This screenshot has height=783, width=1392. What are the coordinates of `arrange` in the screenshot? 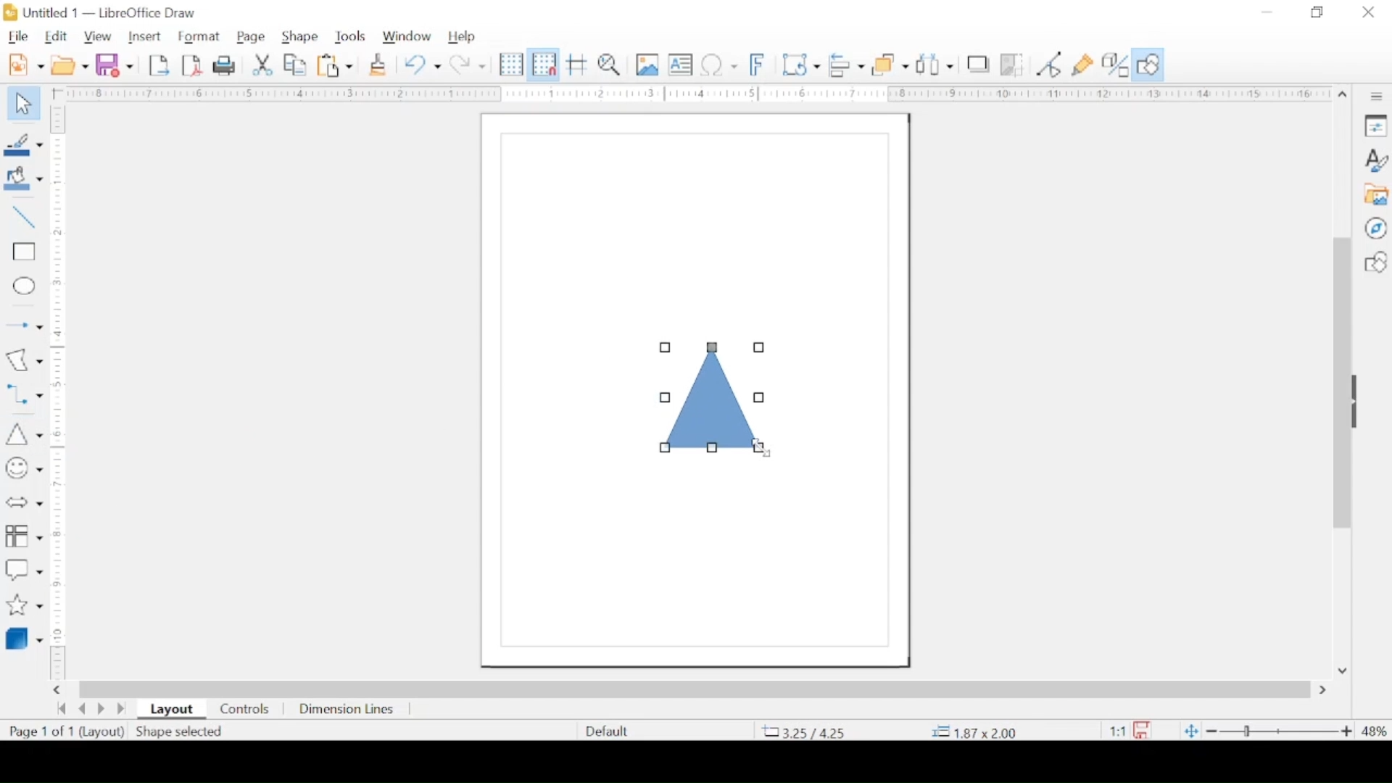 It's located at (892, 65).